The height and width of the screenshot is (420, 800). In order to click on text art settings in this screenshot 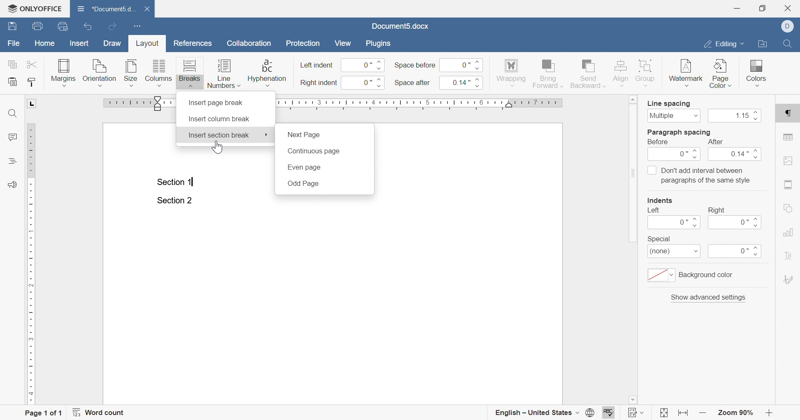, I will do `click(787, 255)`.